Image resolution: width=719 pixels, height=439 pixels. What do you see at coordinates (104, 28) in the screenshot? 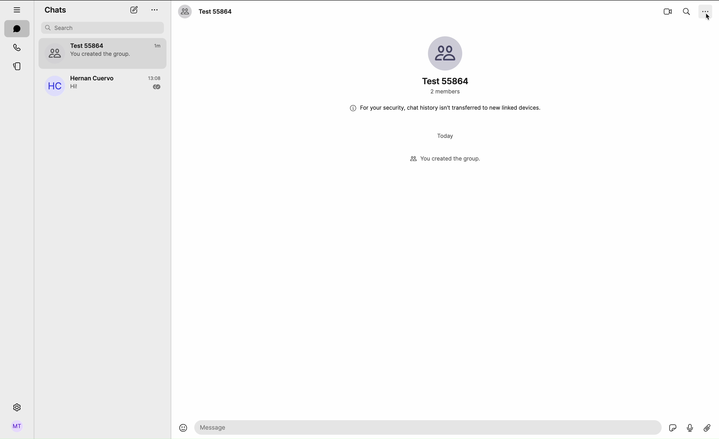
I see `search bar` at bounding box center [104, 28].